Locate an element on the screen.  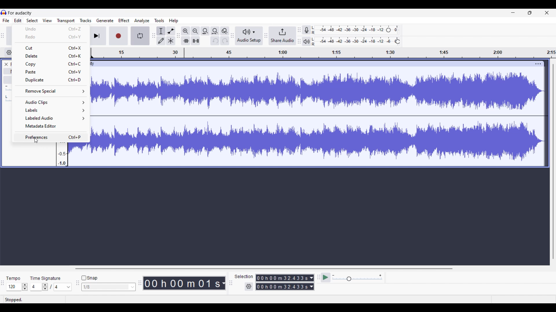
Settings is located at coordinates (249, 287).